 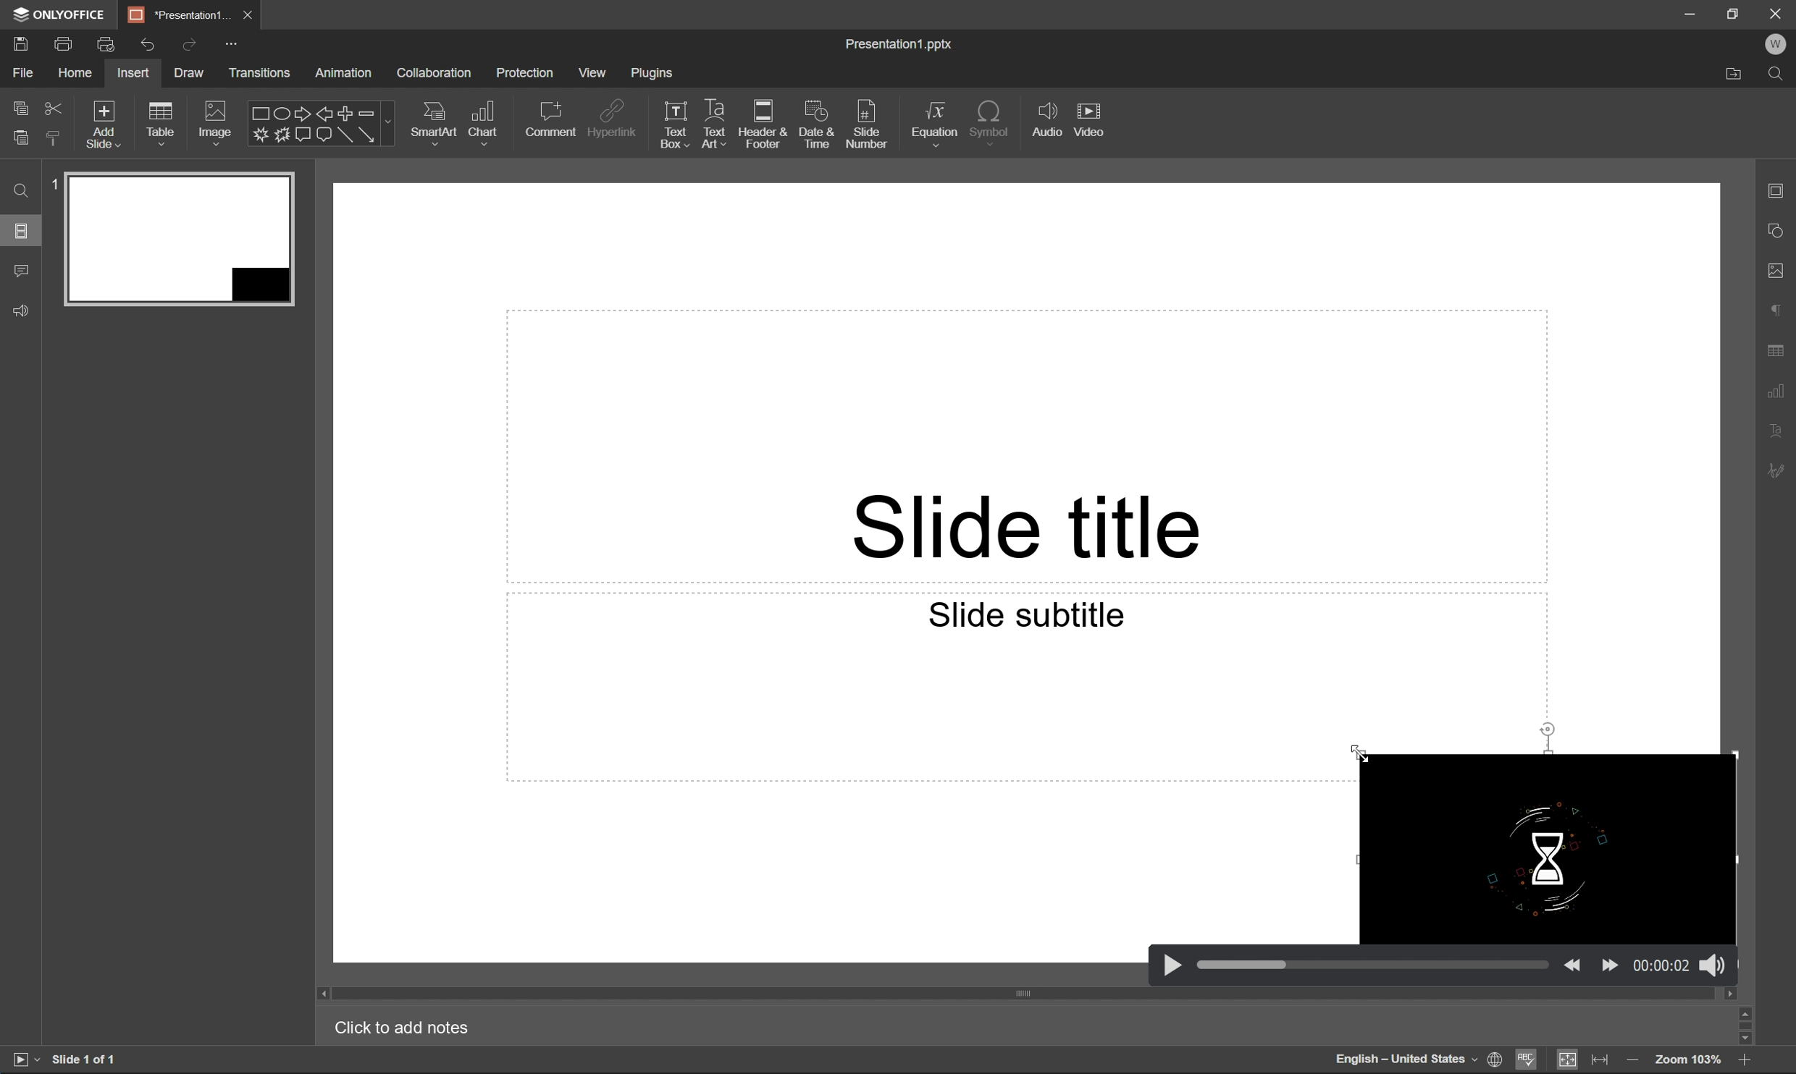 What do you see at coordinates (1574, 963) in the screenshot?
I see `back` at bounding box center [1574, 963].